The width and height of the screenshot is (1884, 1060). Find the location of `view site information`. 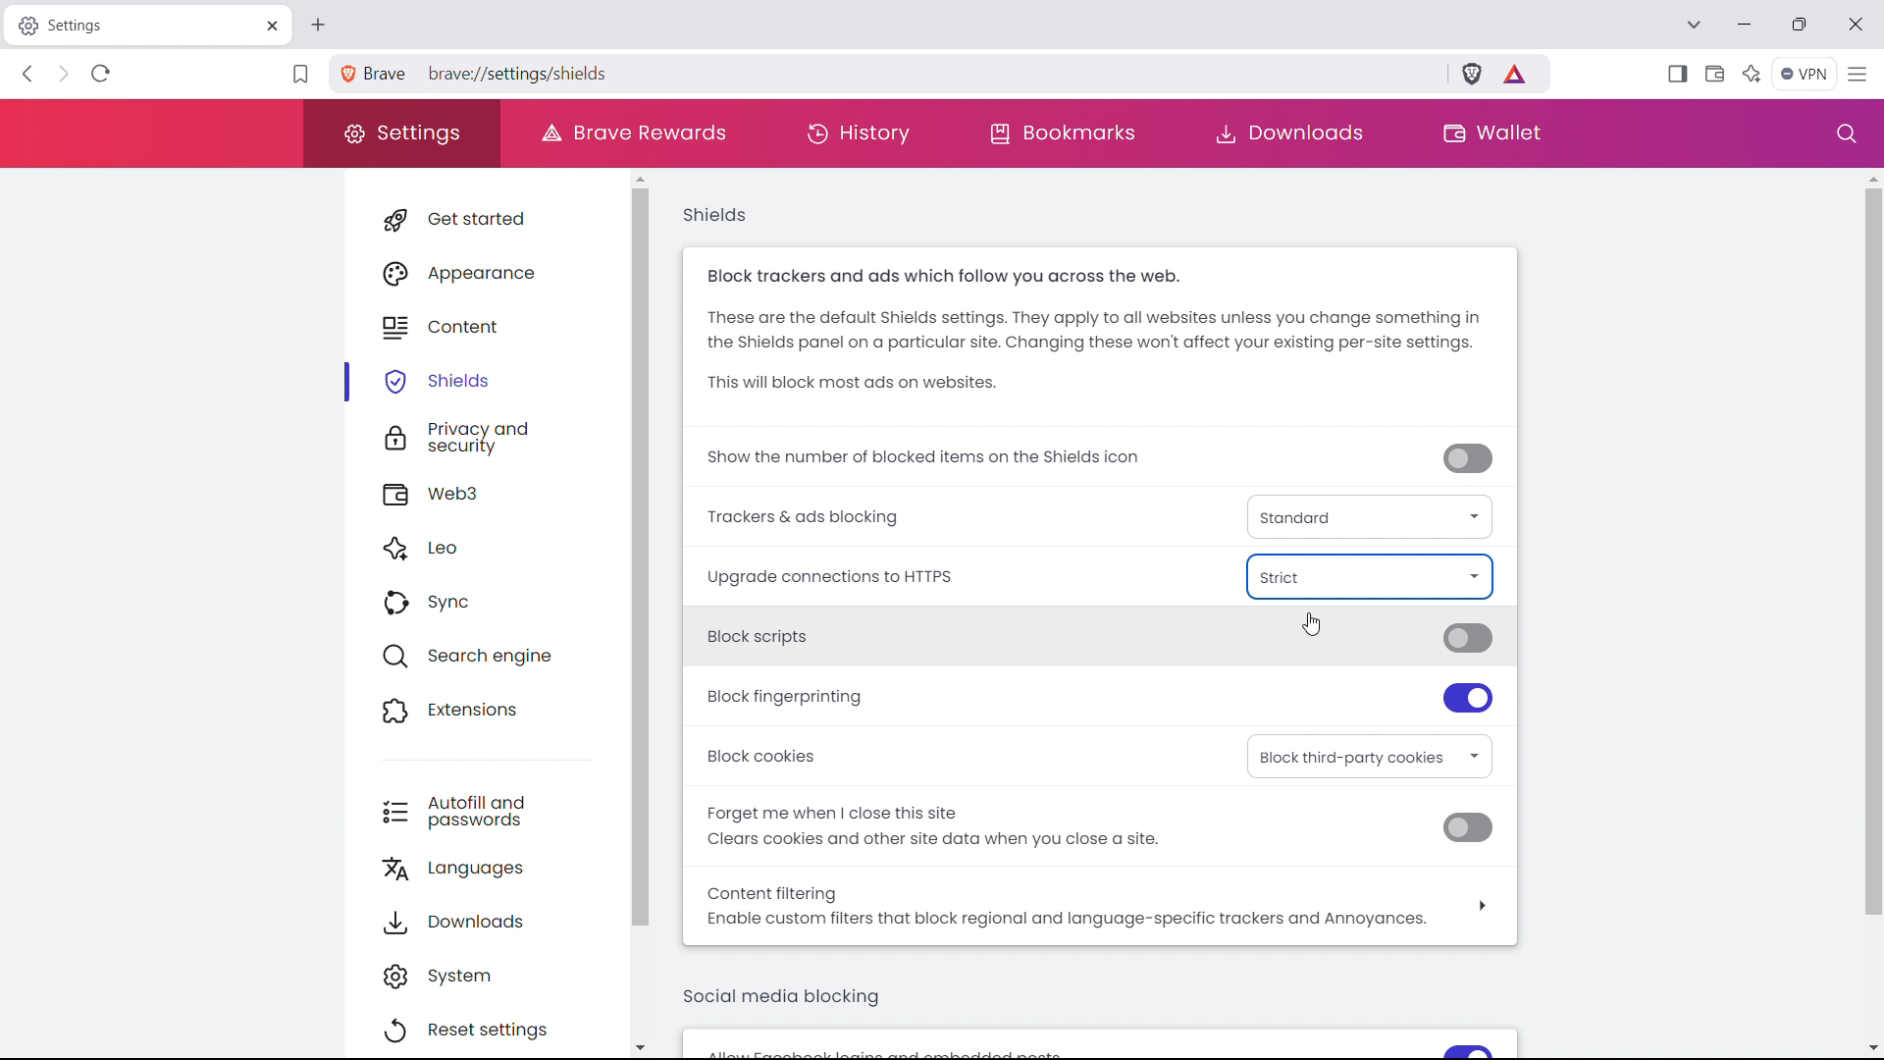

view site information is located at coordinates (346, 74).